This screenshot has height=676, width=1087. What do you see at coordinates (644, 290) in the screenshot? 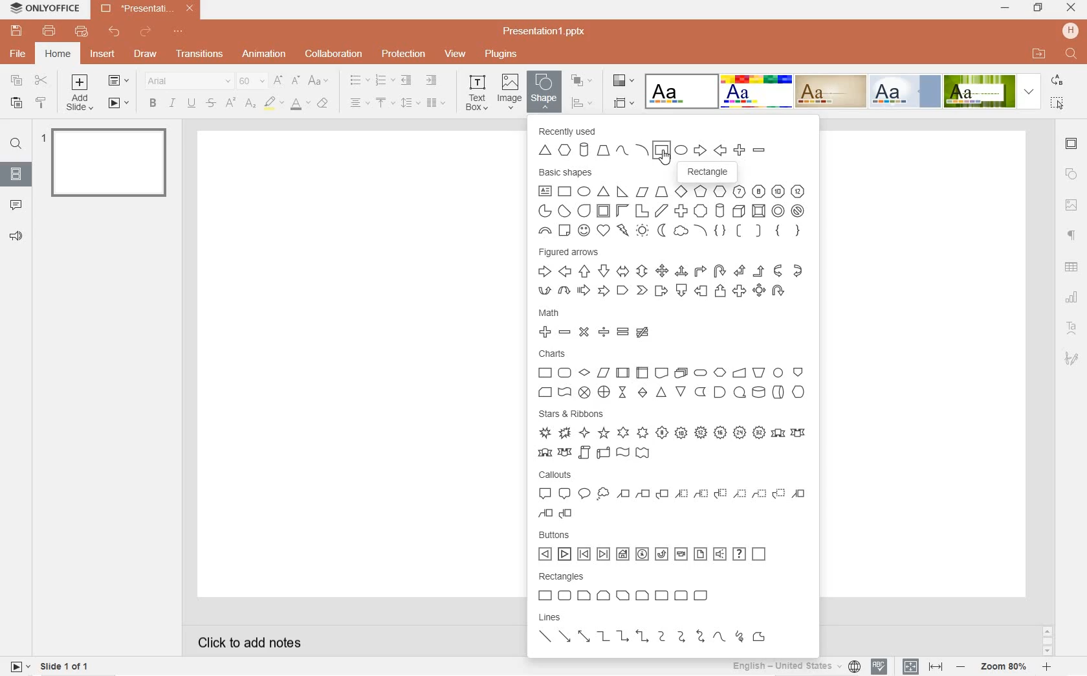
I see `Chevron` at bounding box center [644, 290].